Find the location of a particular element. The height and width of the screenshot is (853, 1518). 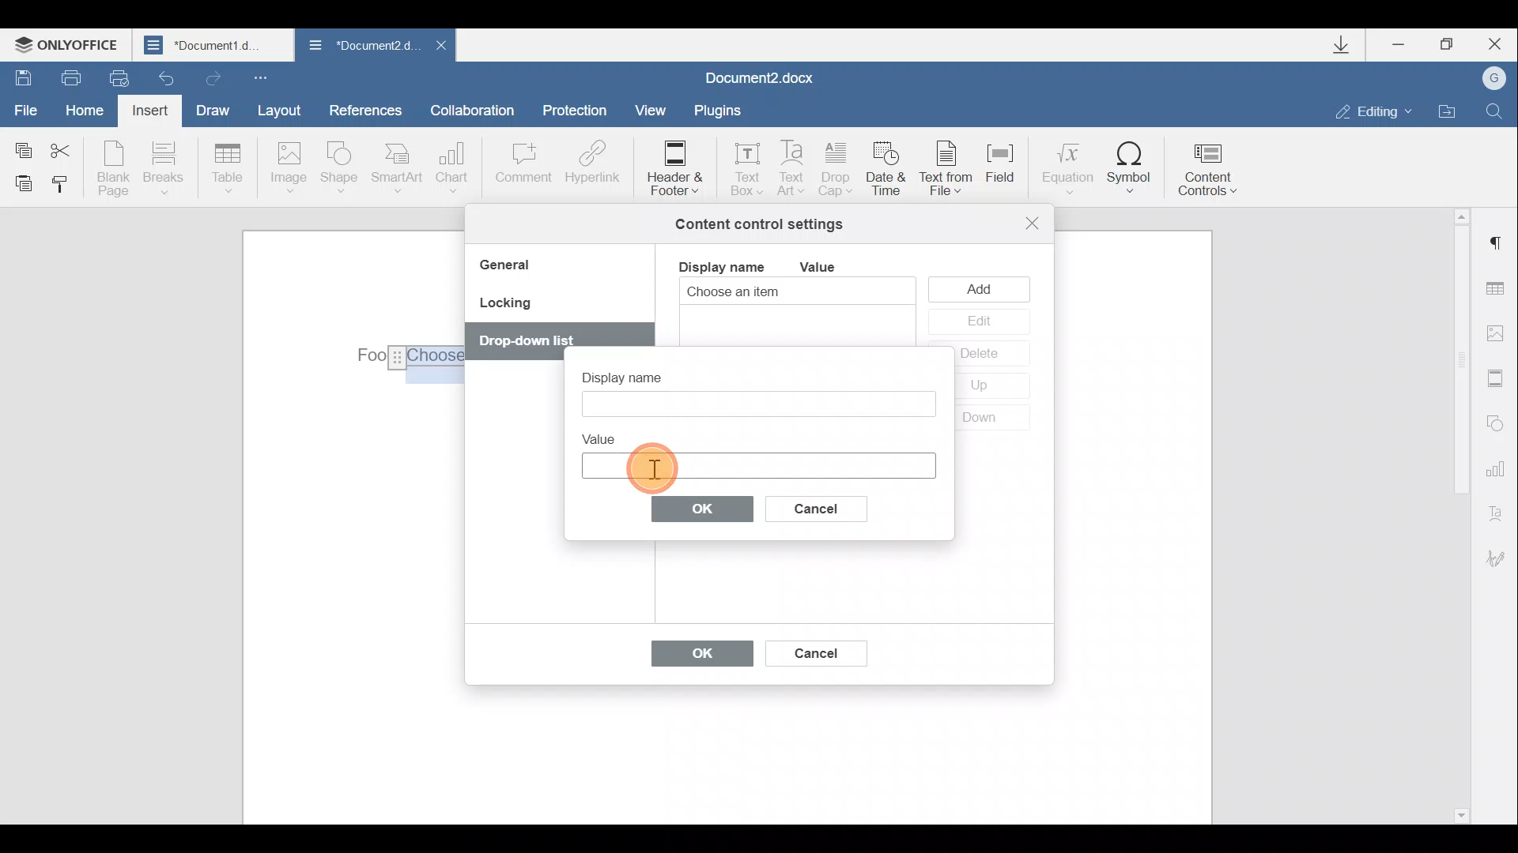

Editing mode is located at coordinates (1374, 111).